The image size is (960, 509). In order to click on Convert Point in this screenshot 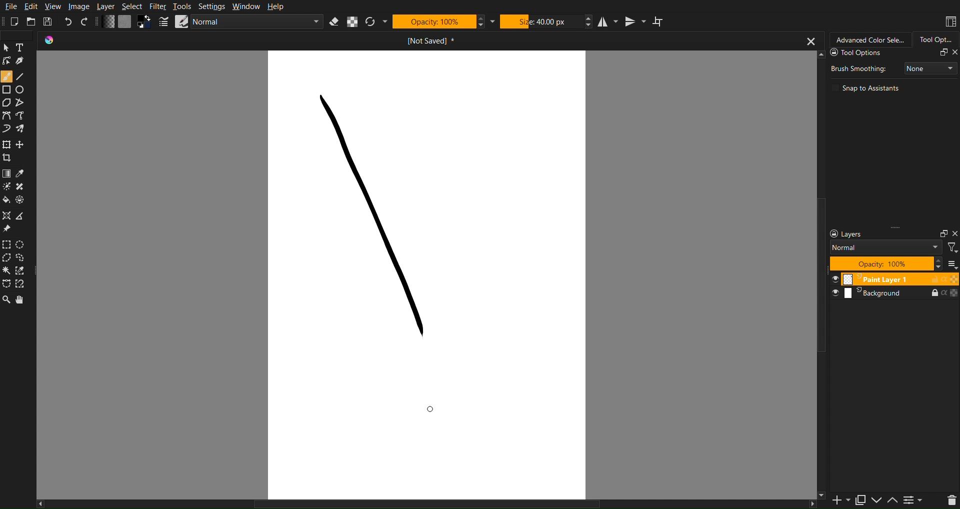, I will do `click(24, 216)`.